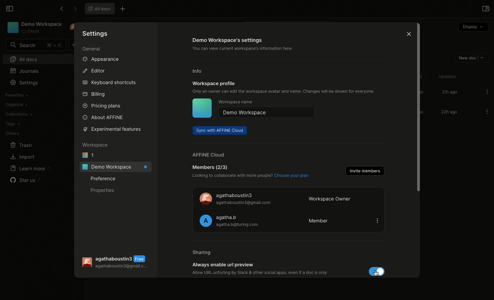 The image size is (494, 300). What do you see at coordinates (94, 95) in the screenshot?
I see `Billing` at bounding box center [94, 95].